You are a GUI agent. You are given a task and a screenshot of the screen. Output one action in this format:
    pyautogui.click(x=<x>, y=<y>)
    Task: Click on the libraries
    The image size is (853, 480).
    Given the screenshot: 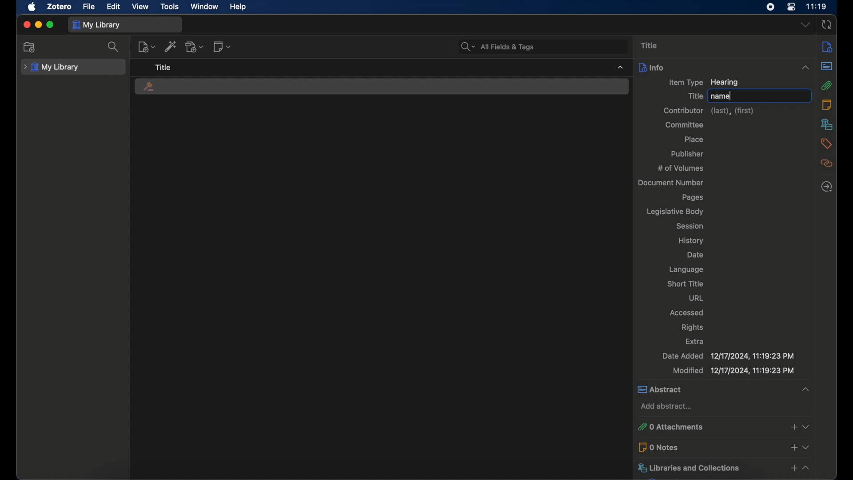 What is the action you would take?
    pyautogui.click(x=723, y=468)
    